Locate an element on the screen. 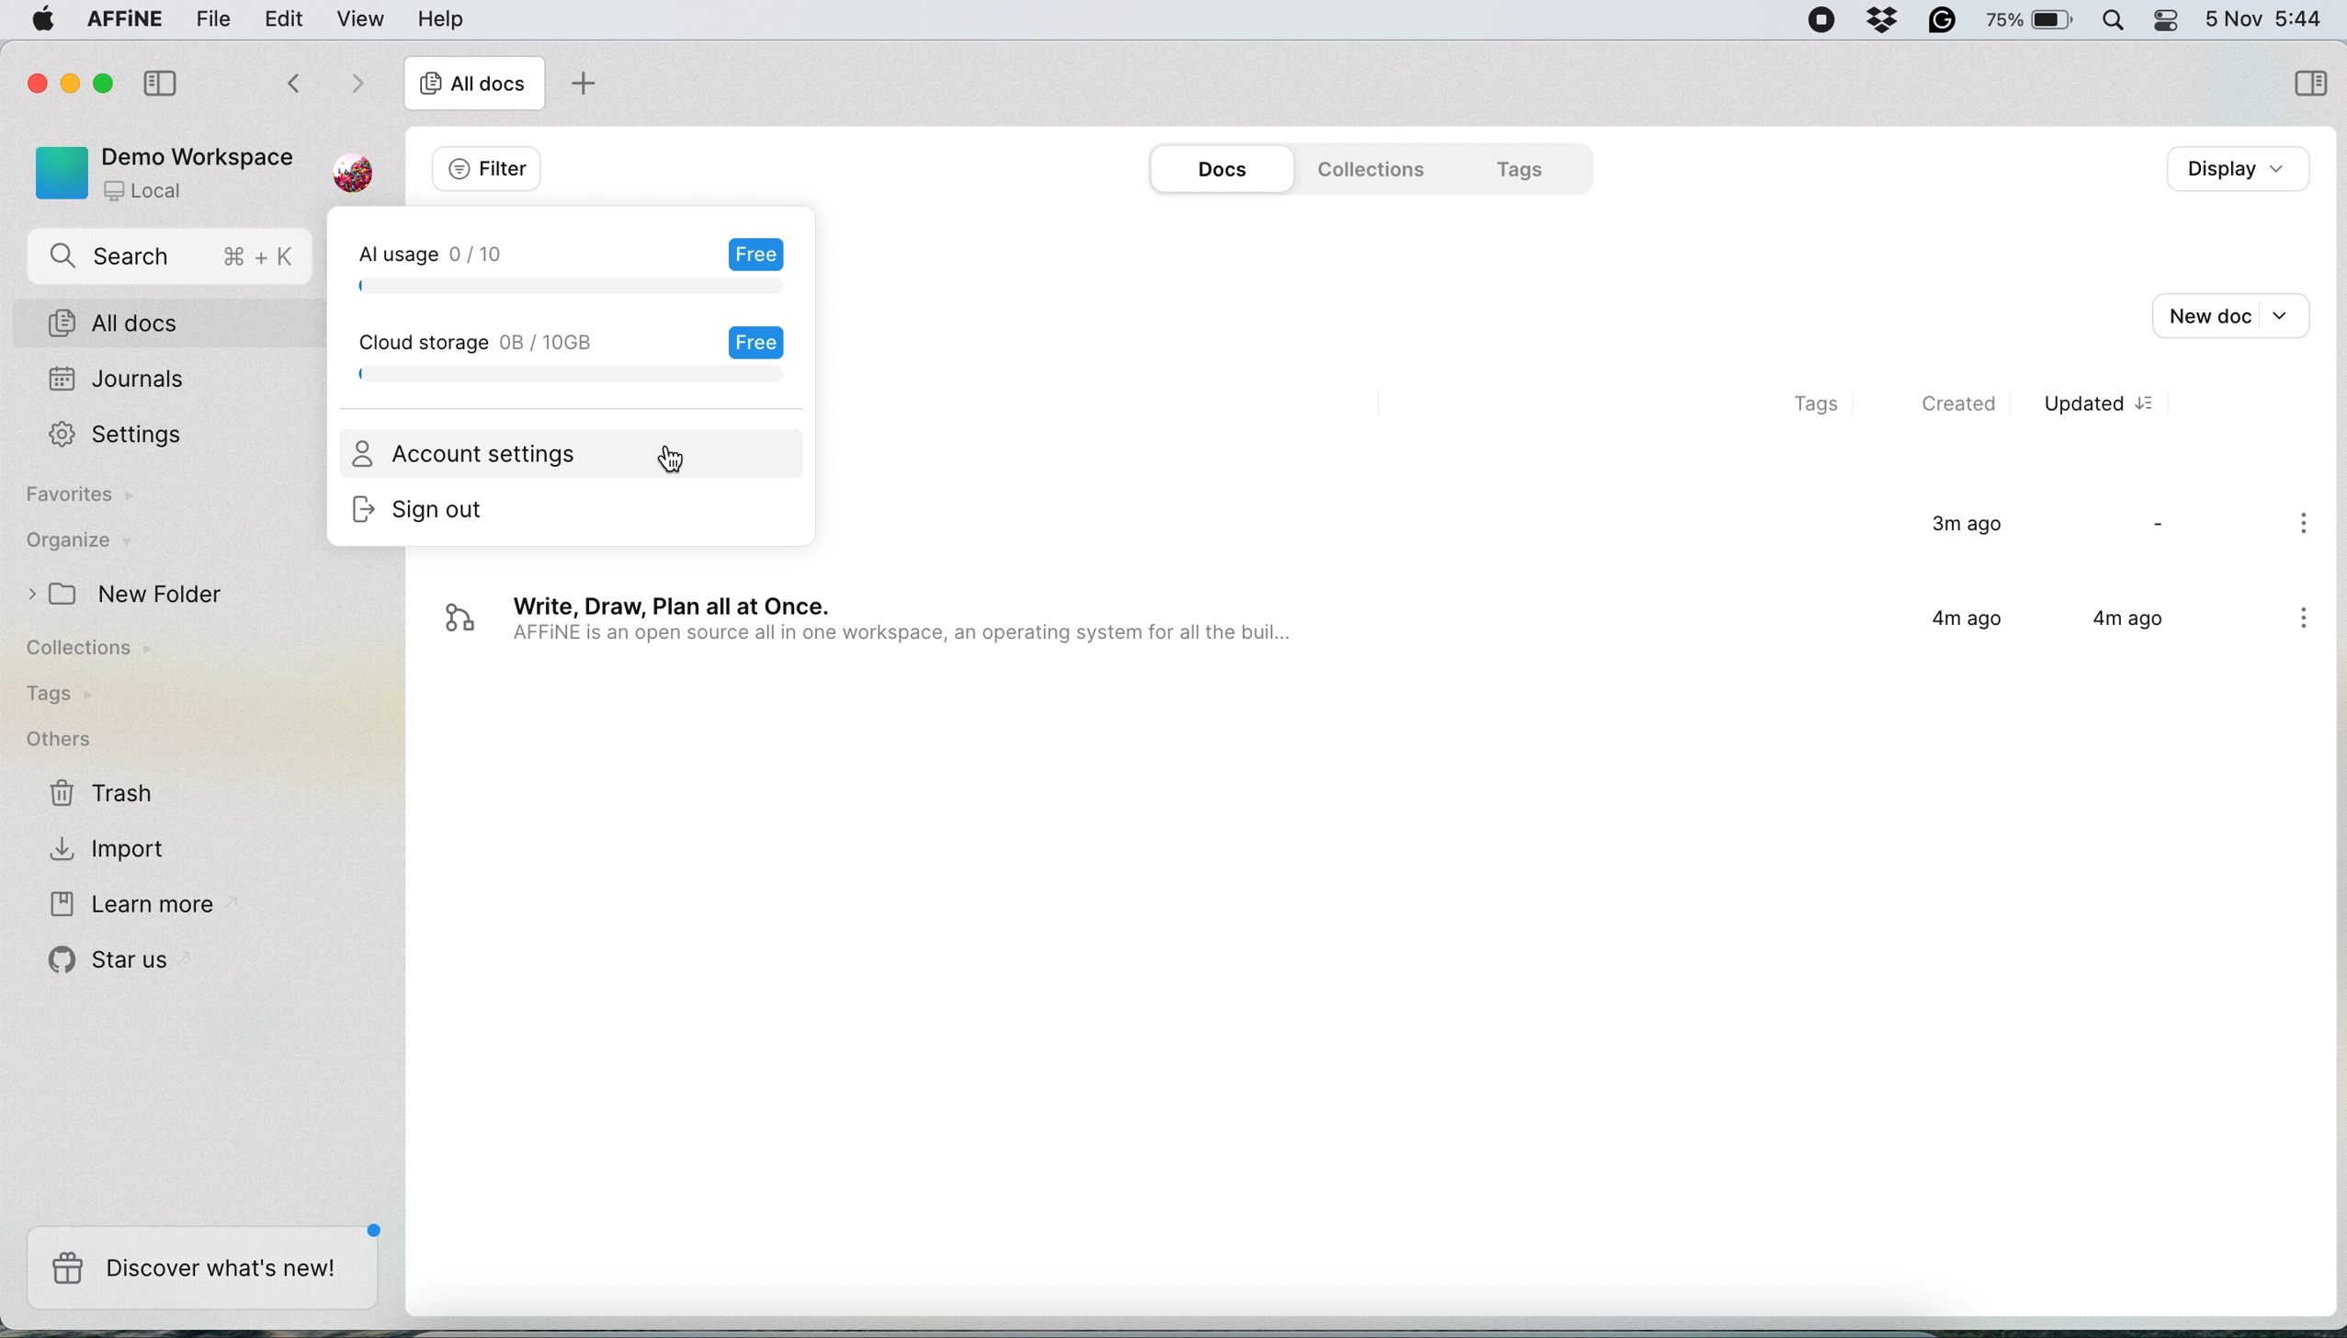 The height and width of the screenshot is (1338, 2347). created is located at coordinates (1963, 404).